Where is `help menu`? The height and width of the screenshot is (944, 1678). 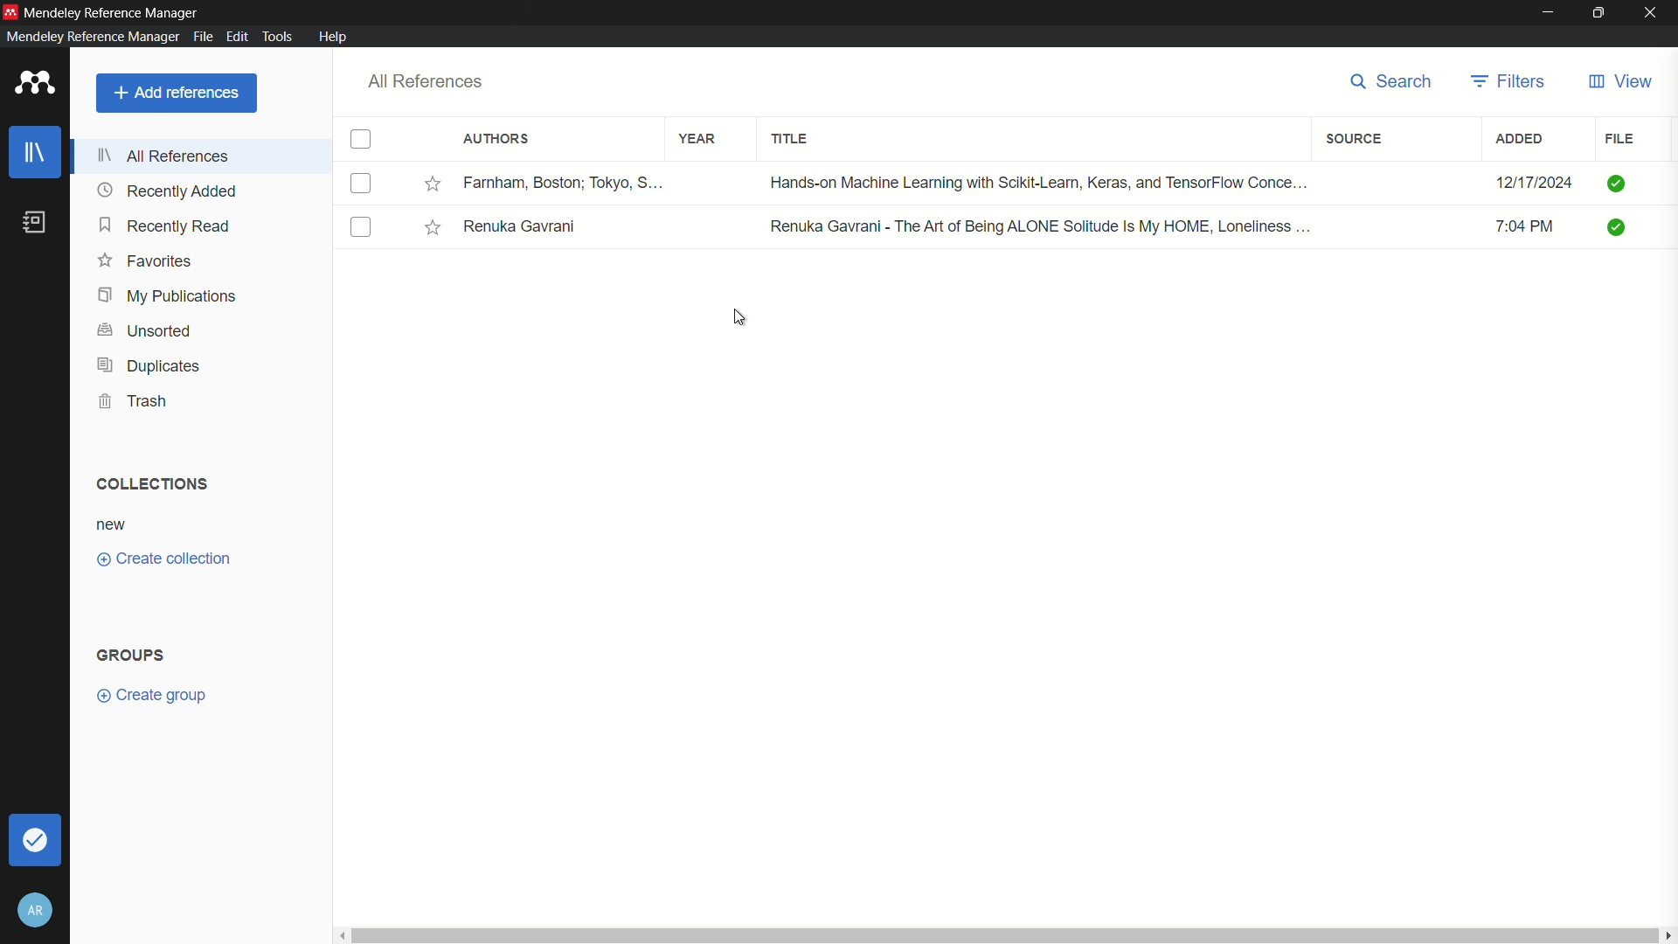 help menu is located at coordinates (335, 37).